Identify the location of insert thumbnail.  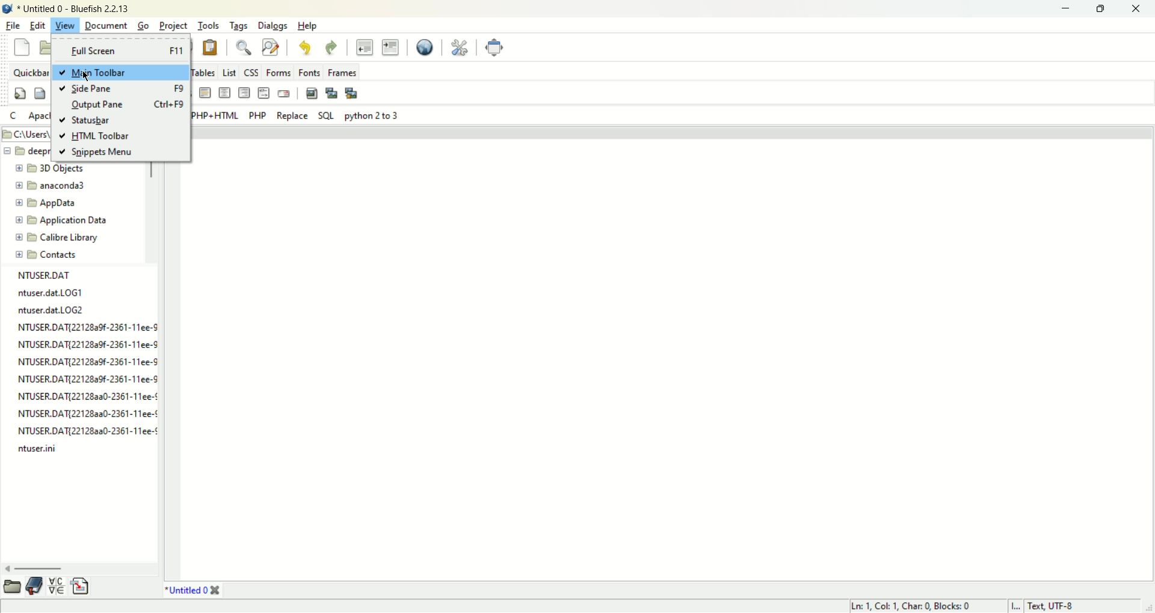
(331, 93).